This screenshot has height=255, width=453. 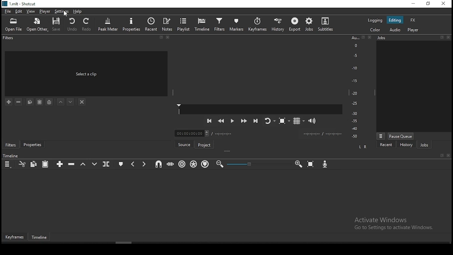 I want to click on playlist, so click(x=184, y=24).